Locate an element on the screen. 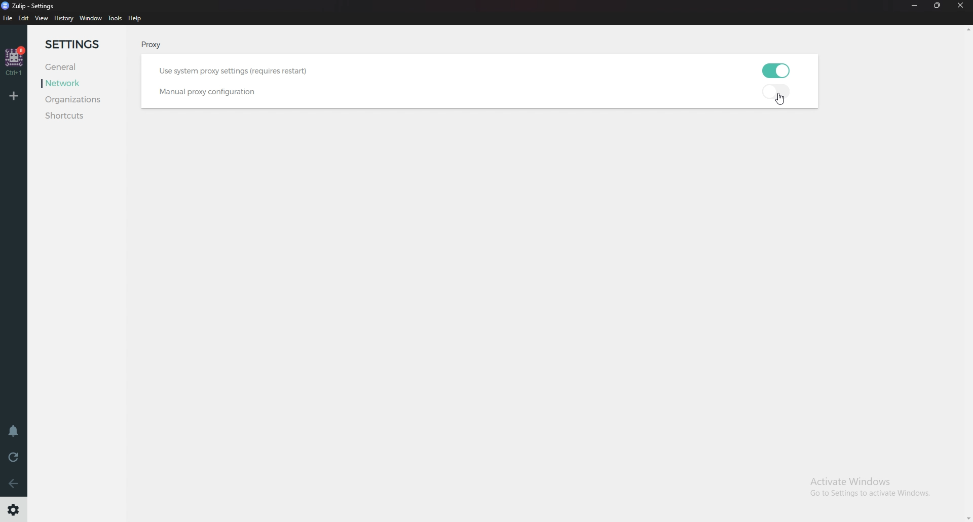  zulip is located at coordinates (31, 6).